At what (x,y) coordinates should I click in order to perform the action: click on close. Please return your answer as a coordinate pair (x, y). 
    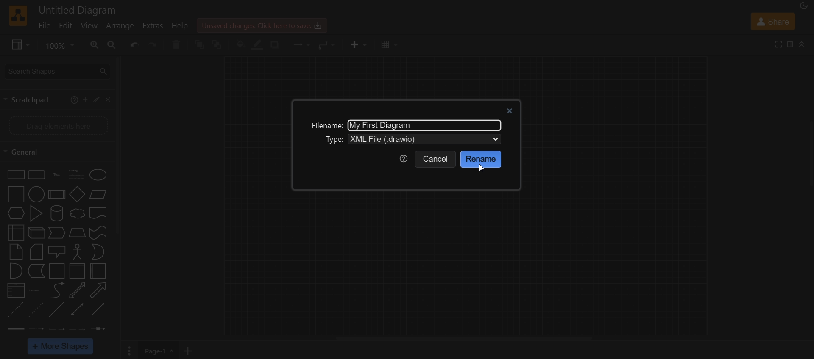
    Looking at the image, I should click on (511, 110).